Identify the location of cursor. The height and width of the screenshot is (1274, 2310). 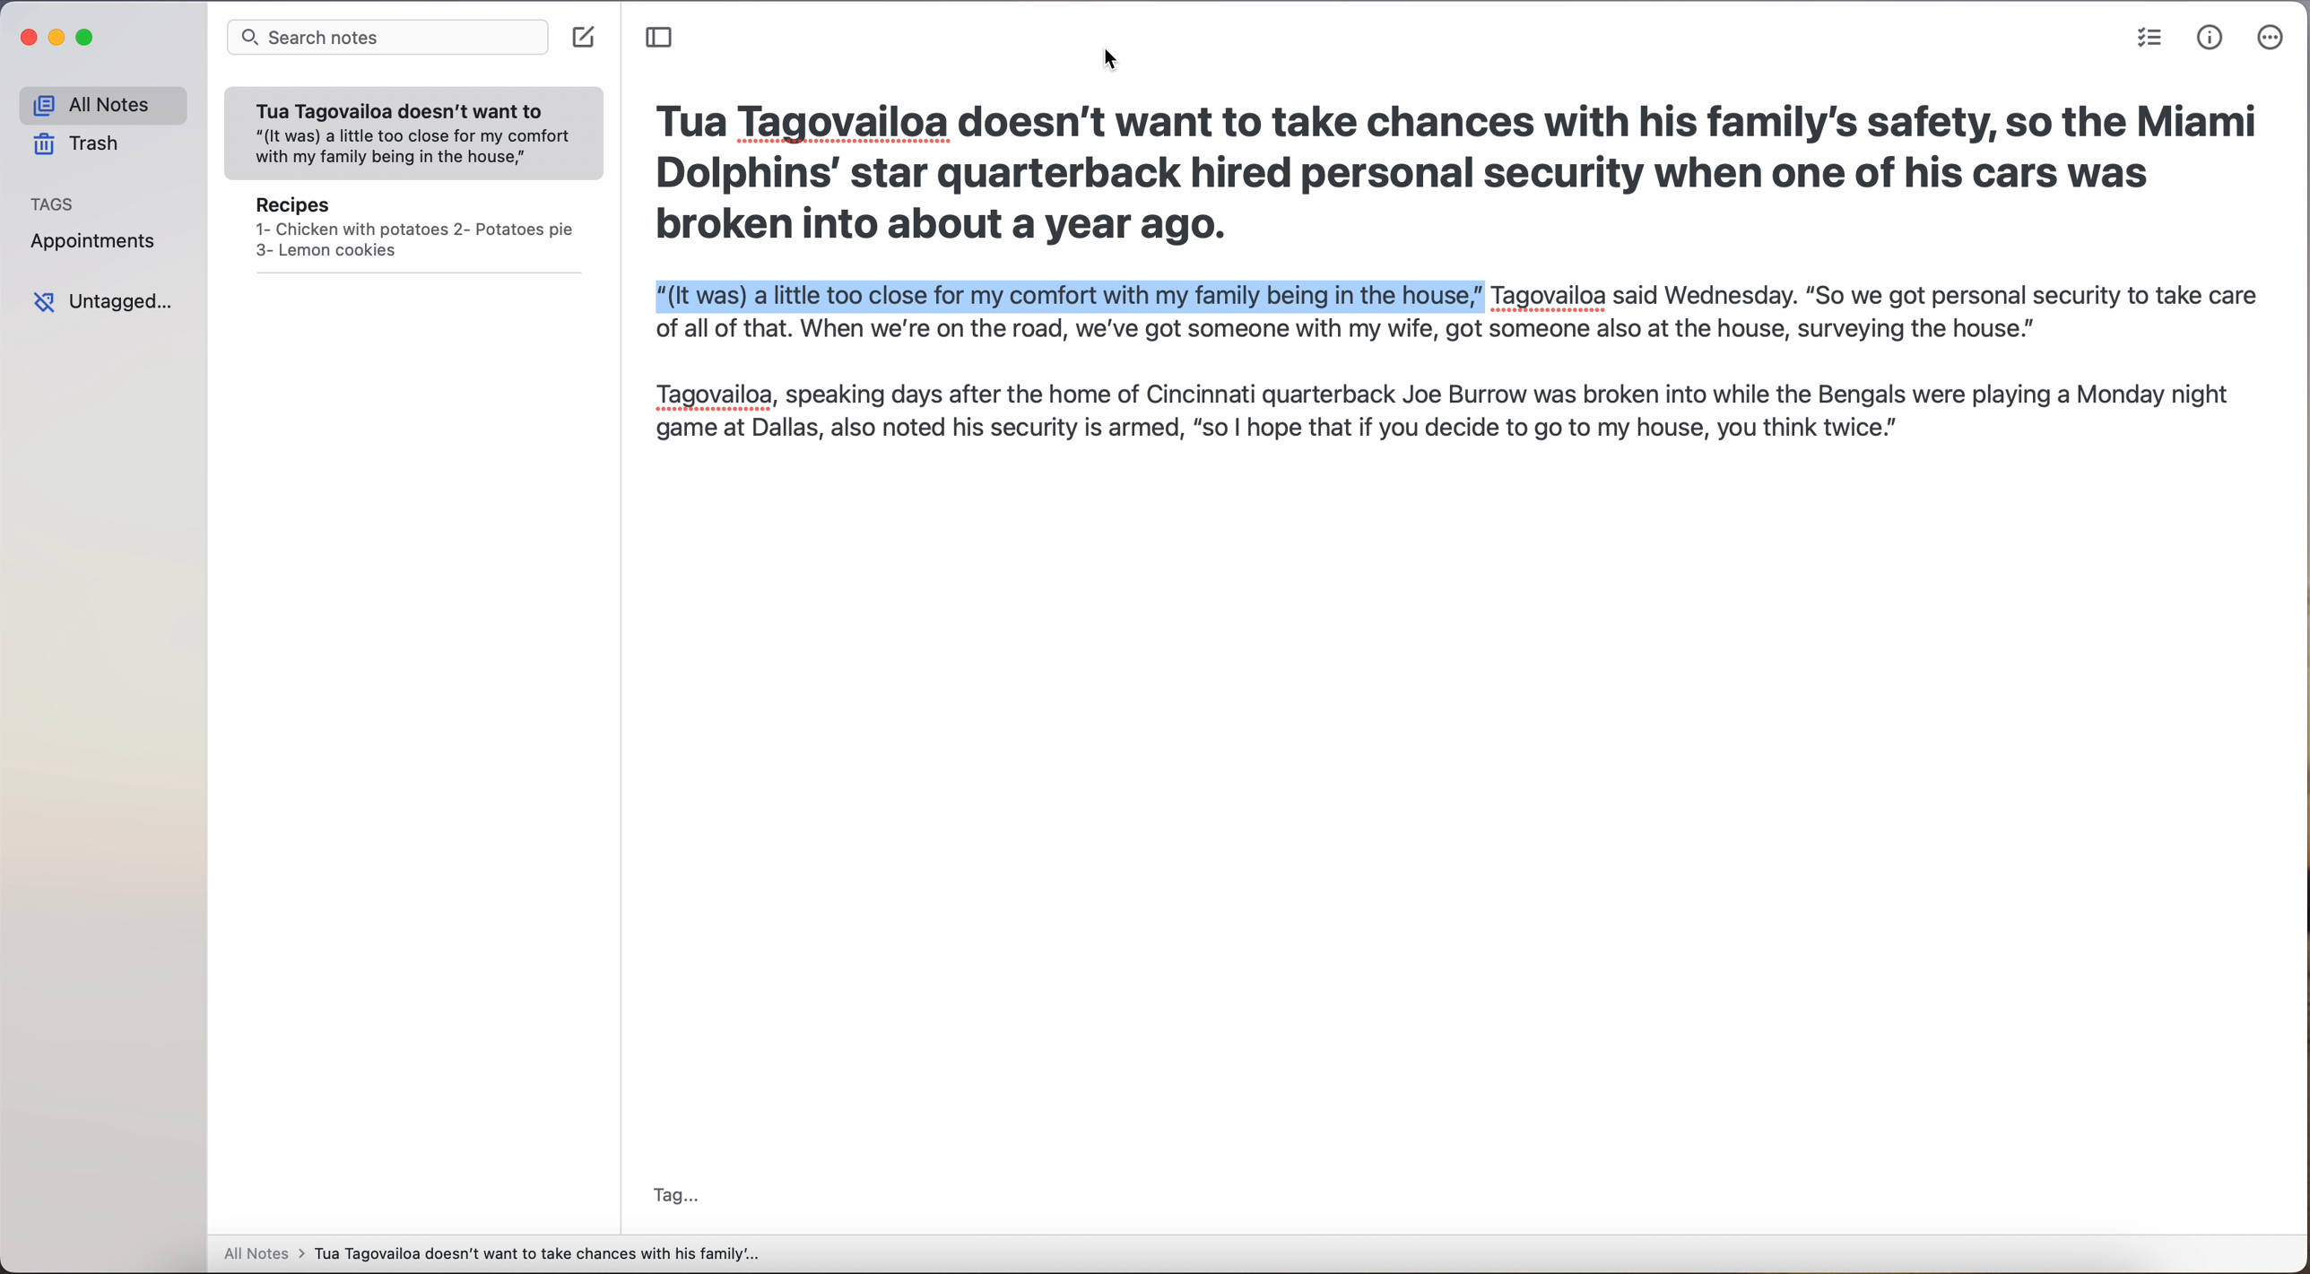
(1103, 58).